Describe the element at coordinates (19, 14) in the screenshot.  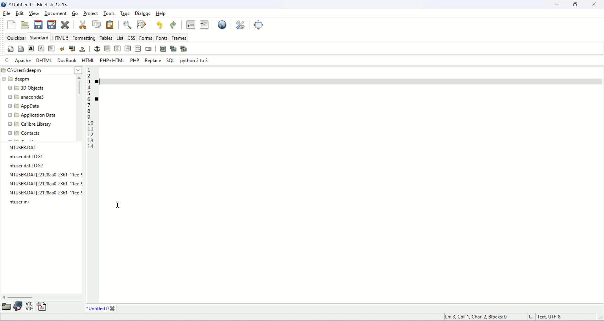
I see `edit` at that location.